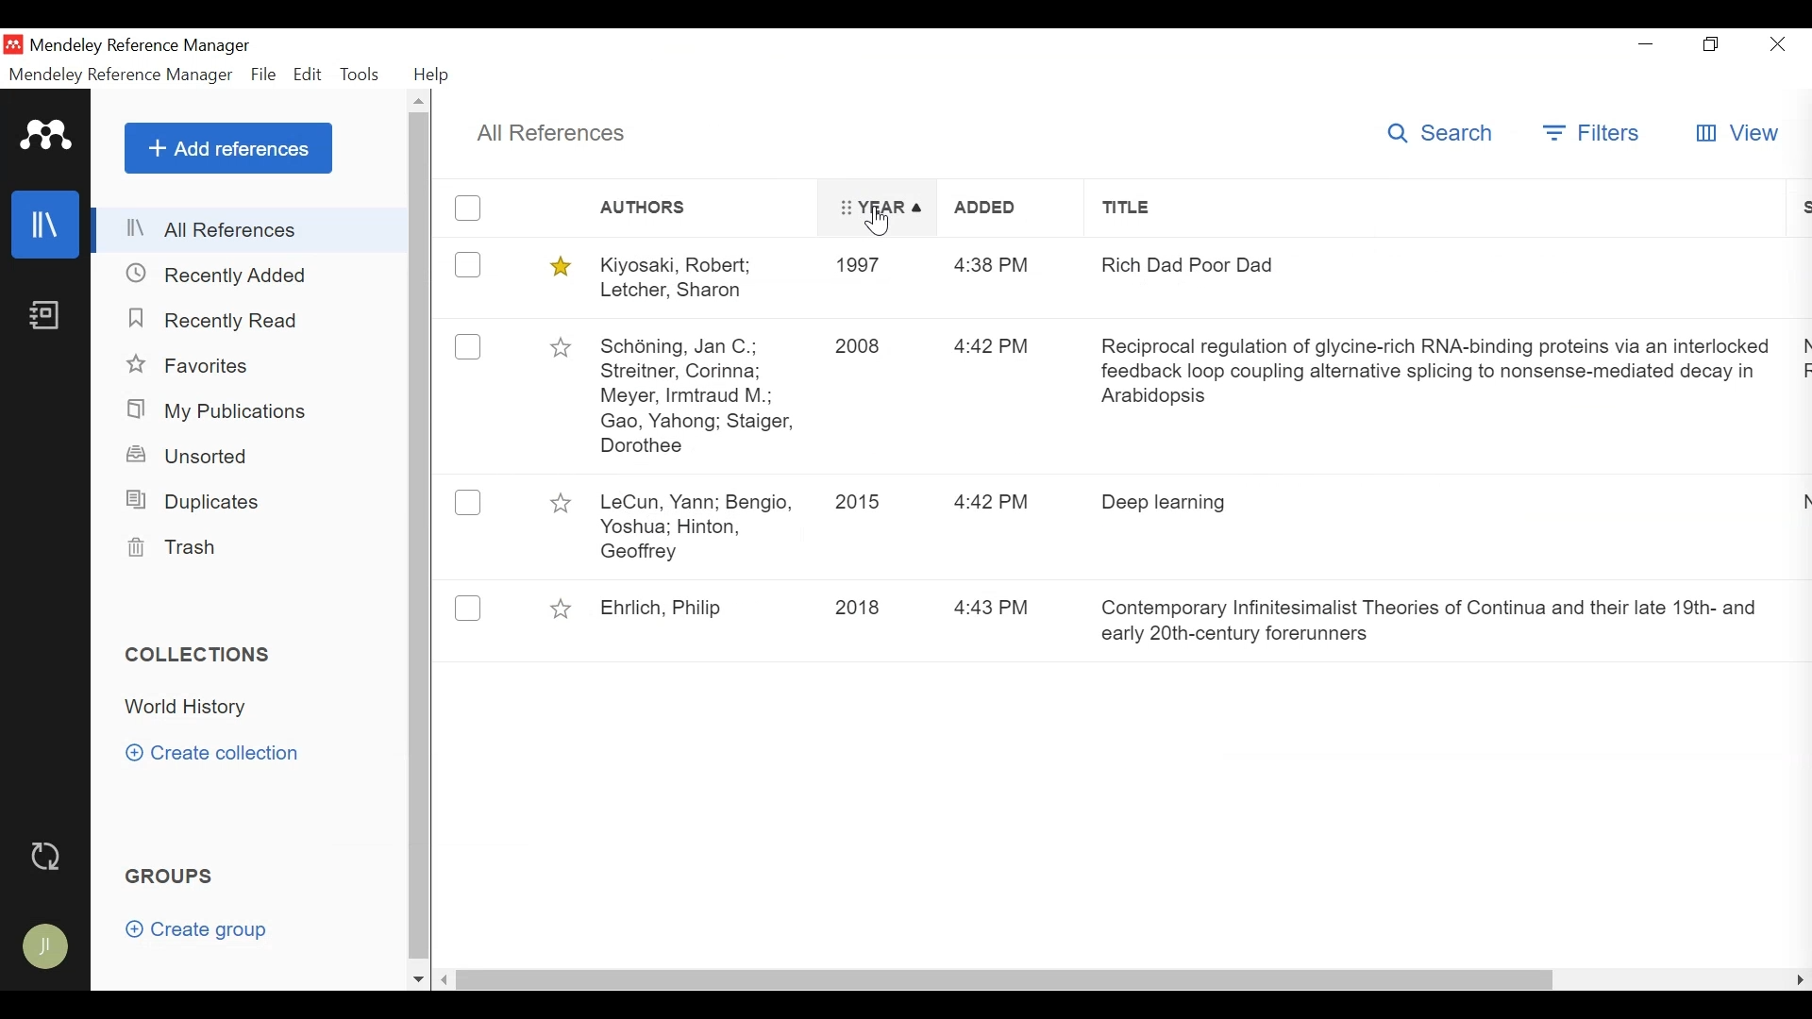 This screenshot has height=1019, width=1812. Describe the element at coordinates (47, 134) in the screenshot. I see `Mendeley` at that location.